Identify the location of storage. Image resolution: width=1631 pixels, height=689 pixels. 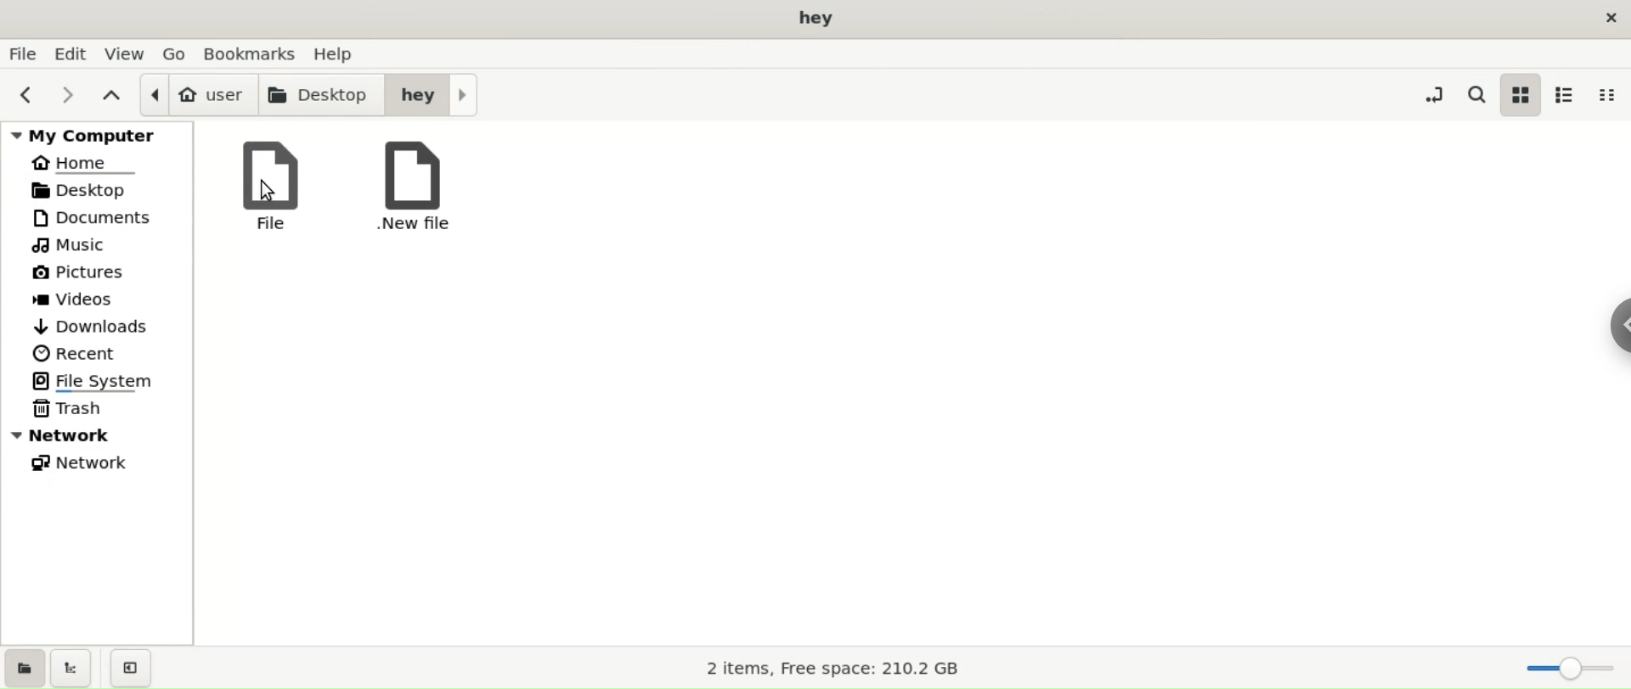
(827, 669).